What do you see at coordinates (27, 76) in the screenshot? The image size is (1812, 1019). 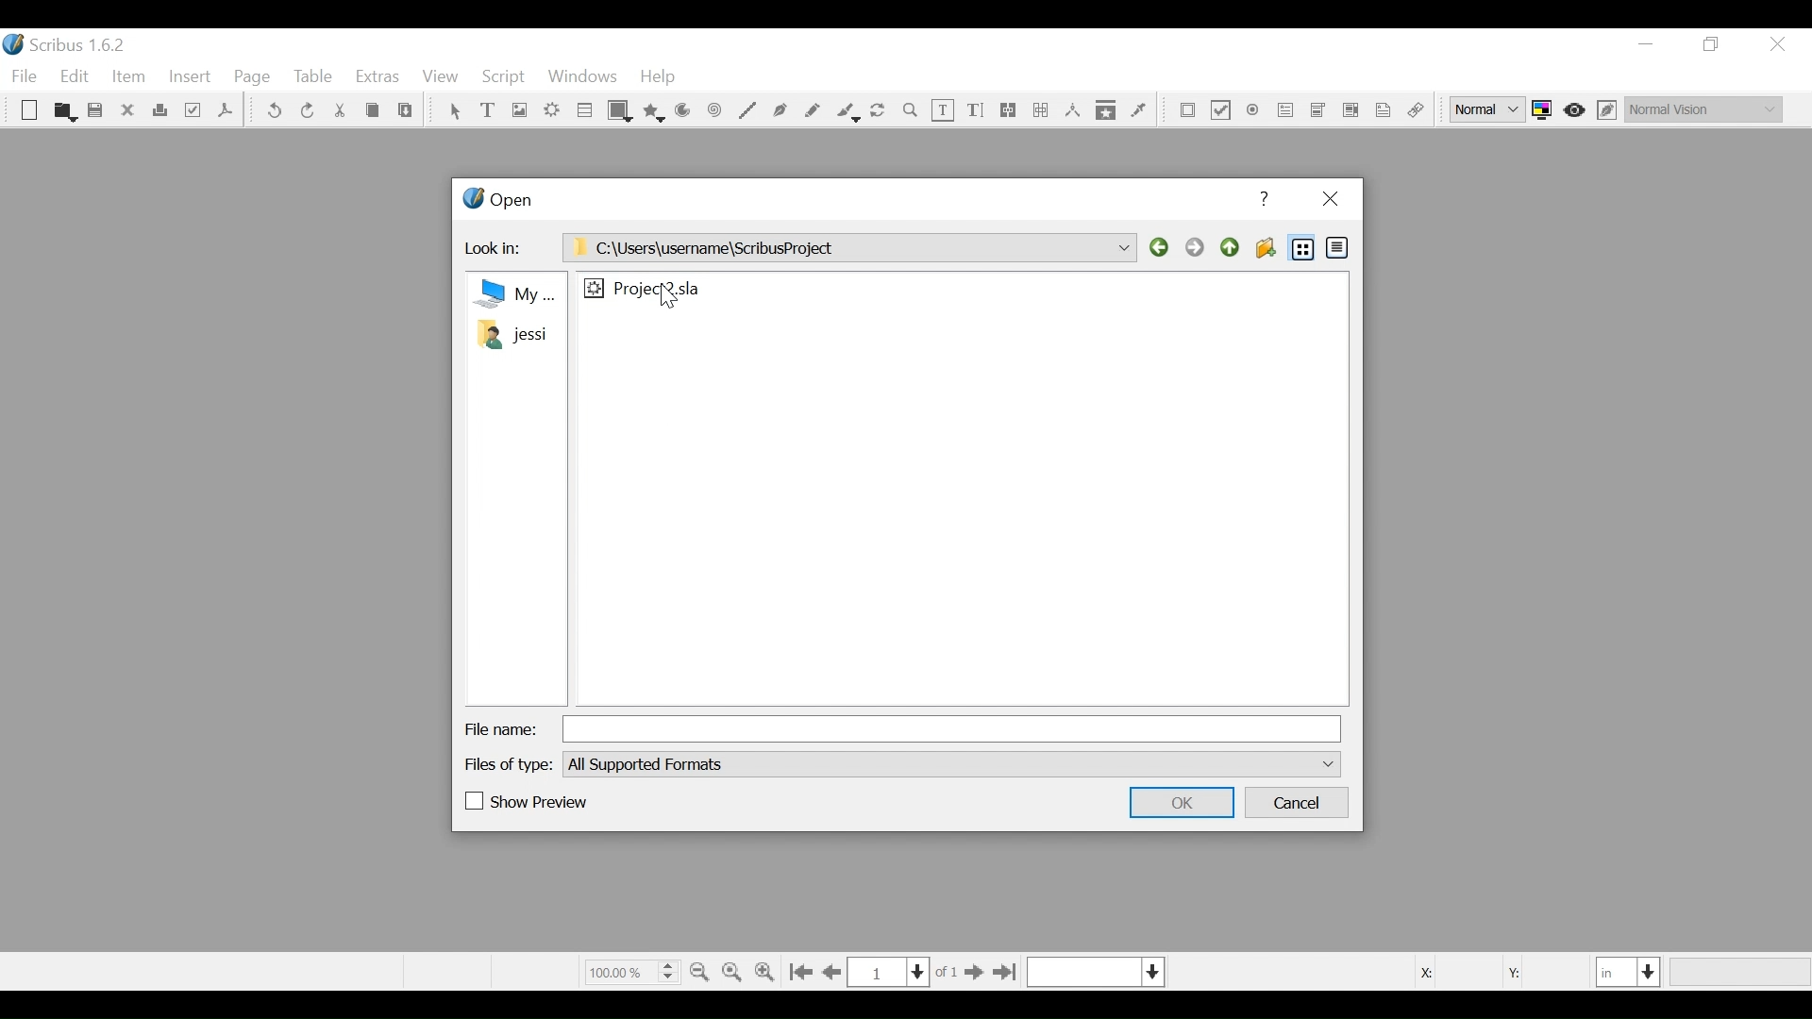 I see `File` at bounding box center [27, 76].